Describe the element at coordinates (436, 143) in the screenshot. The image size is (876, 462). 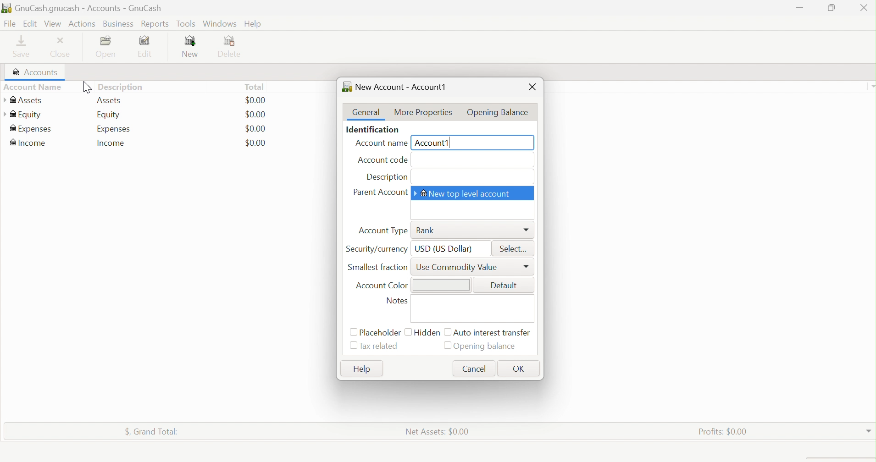
I see `Account1` at that location.